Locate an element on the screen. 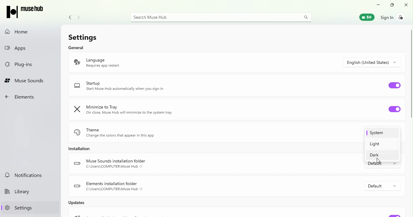 The height and width of the screenshot is (217, 413). Search bar is located at coordinates (221, 18).